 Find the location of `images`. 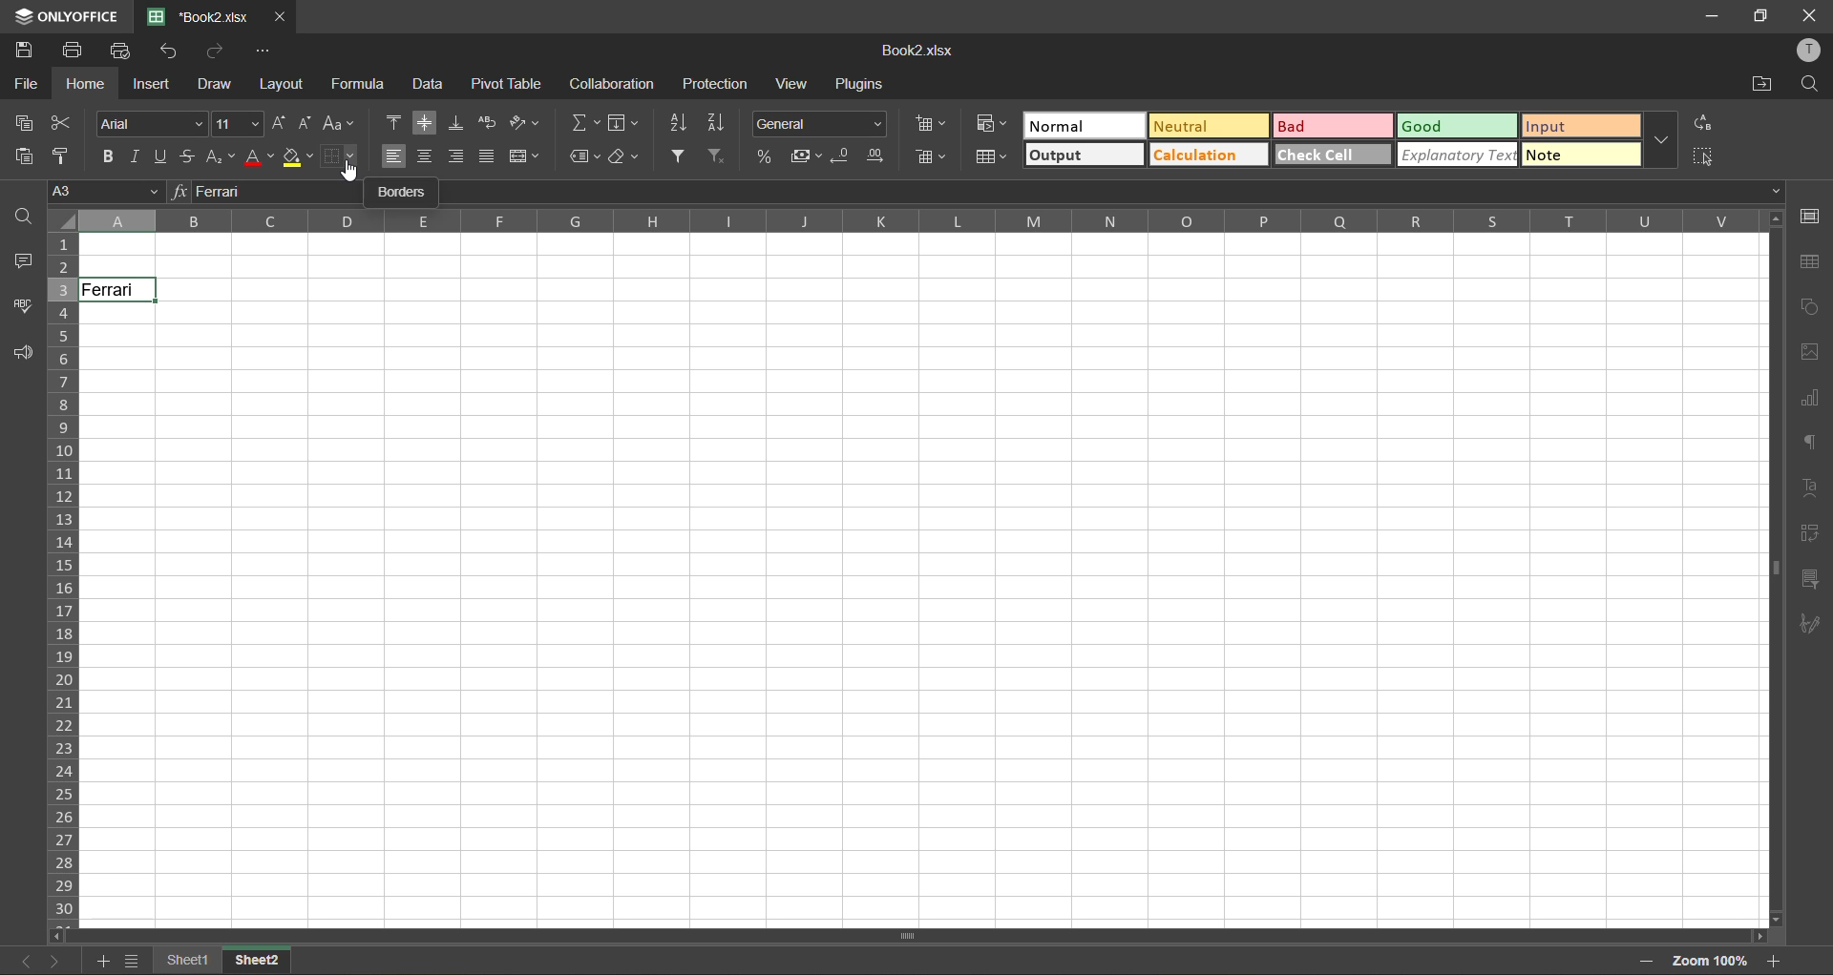

images is located at coordinates (1811, 352).